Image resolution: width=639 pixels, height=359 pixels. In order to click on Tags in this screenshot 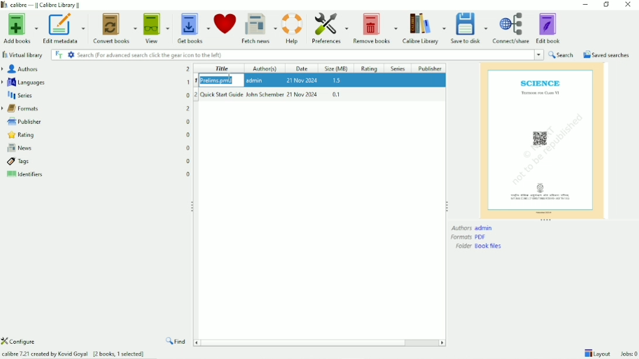, I will do `click(16, 162)`.